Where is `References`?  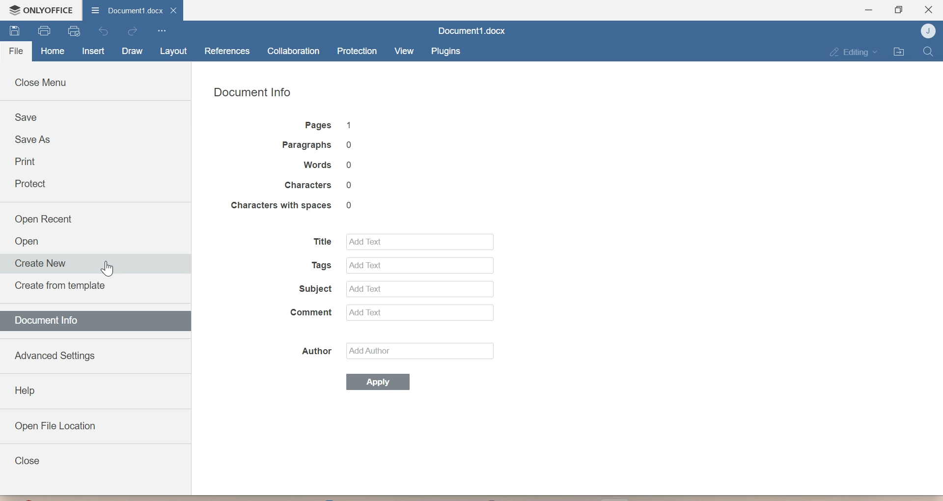 References is located at coordinates (227, 51).